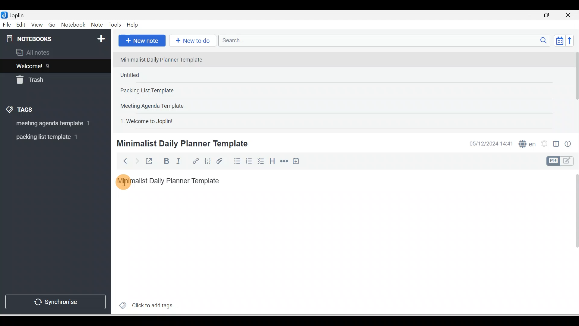 The width and height of the screenshot is (579, 326). I want to click on All notes, so click(55, 52).